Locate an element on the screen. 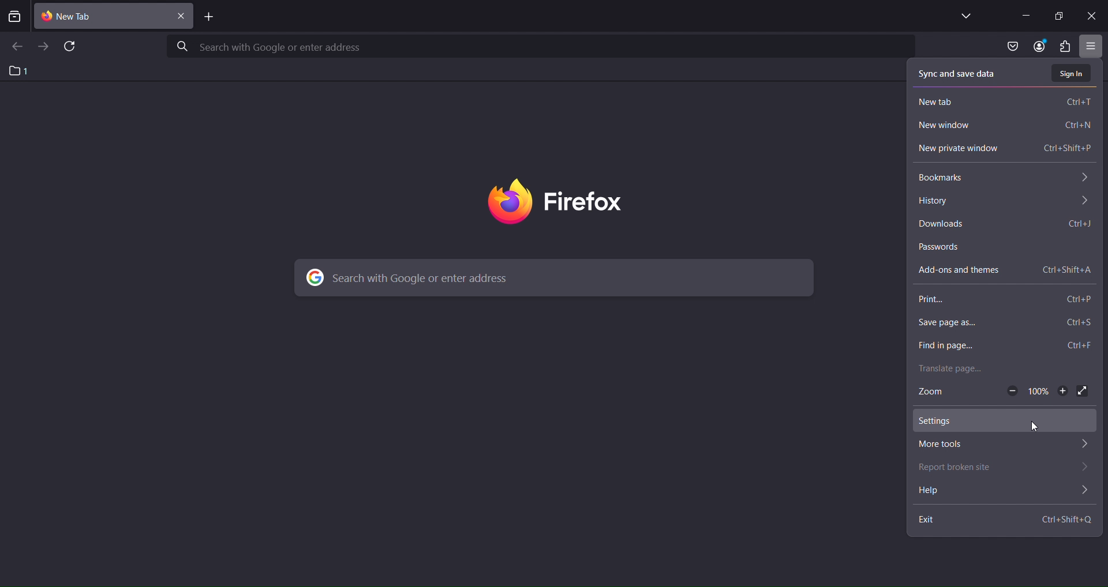 The height and width of the screenshot is (587, 1108). Q search with Google or enter address is located at coordinates (264, 47).